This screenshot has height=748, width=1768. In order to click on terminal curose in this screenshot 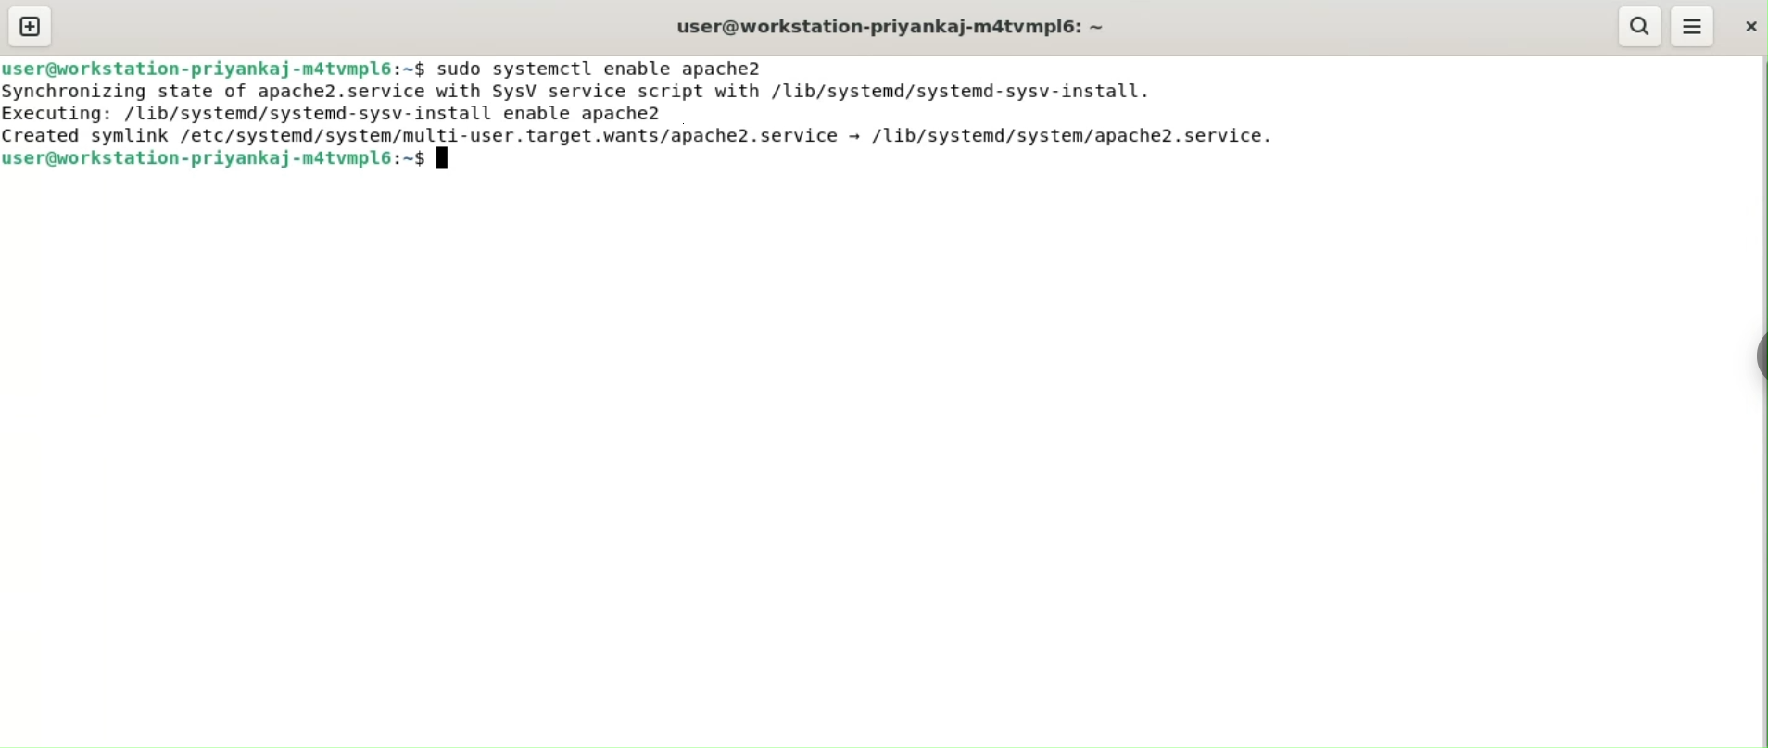, I will do `click(445, 158)`.